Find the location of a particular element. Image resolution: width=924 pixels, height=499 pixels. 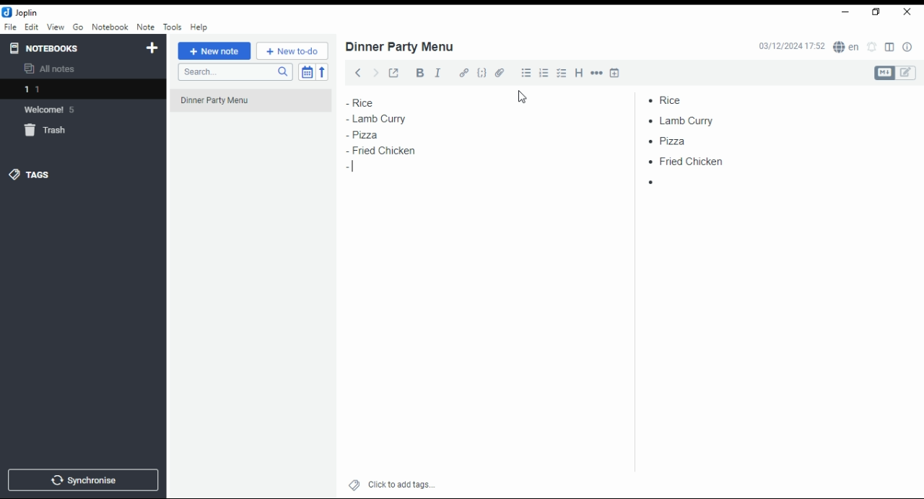

edit is located at coordinates (907, 73).